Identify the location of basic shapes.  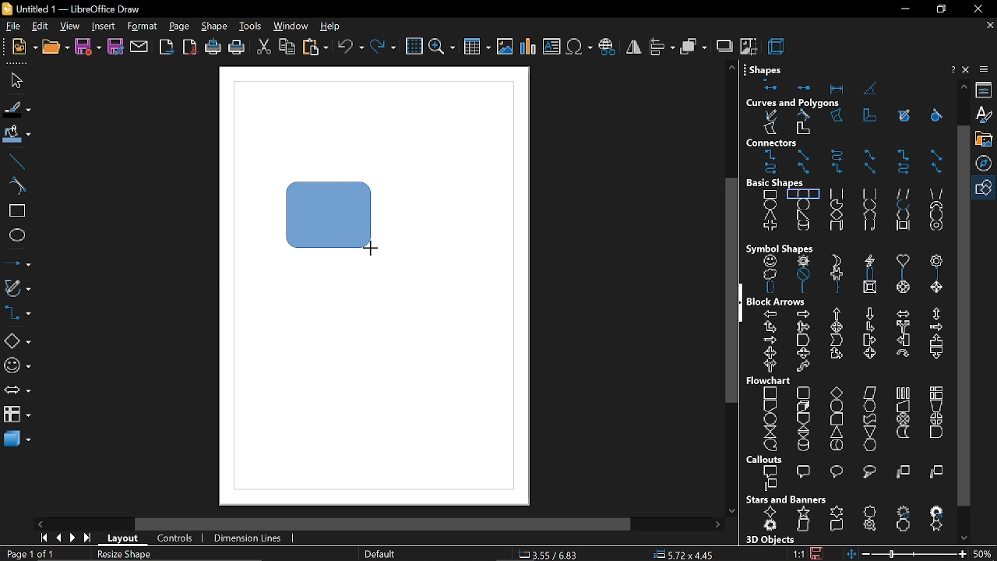
(784, 183).